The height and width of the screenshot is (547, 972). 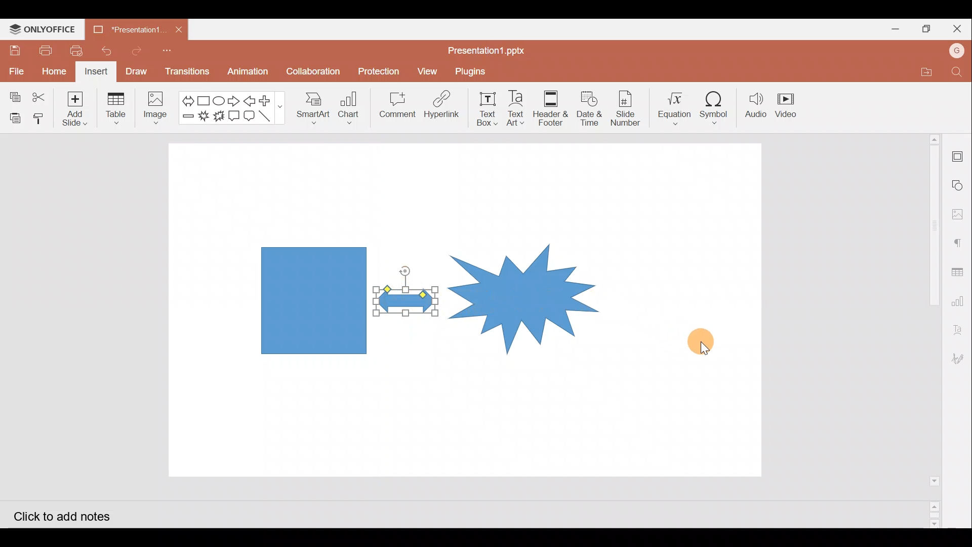 What do you see at coordinates (45, 95) in the screenshot?
I see `Cut` at bounding box center [45, 95].